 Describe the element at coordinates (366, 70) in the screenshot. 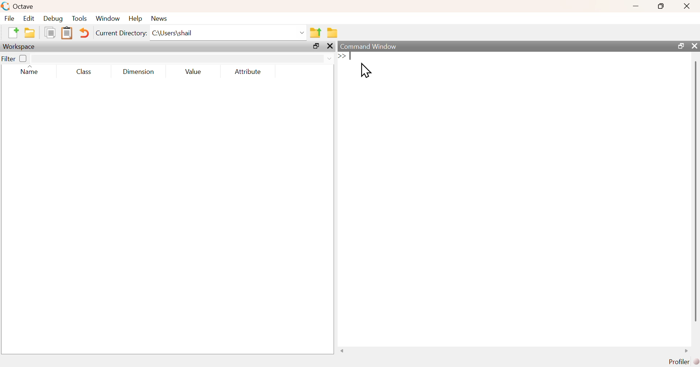

I see `cursor` at that location.